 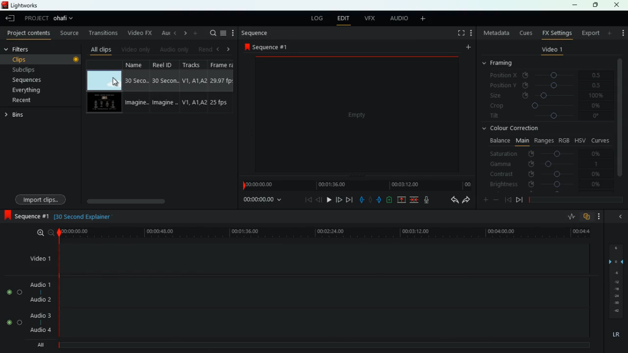 What do you see at coordinates (44, 233) in the screenshot?
I see `zoom` at bounding box center [44, 233].